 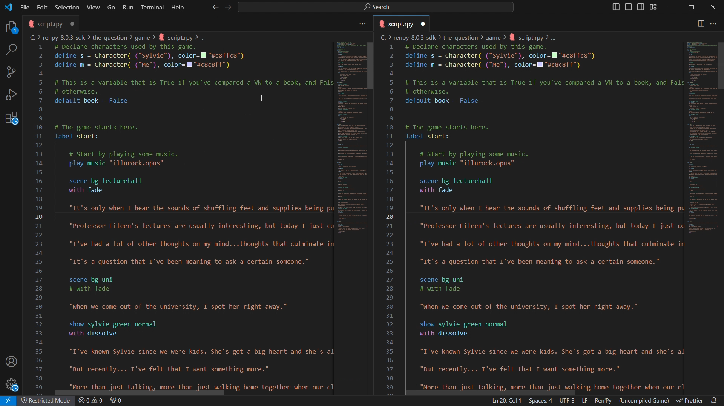 I want to click on Scrollbar, so click(x=370, y=67).